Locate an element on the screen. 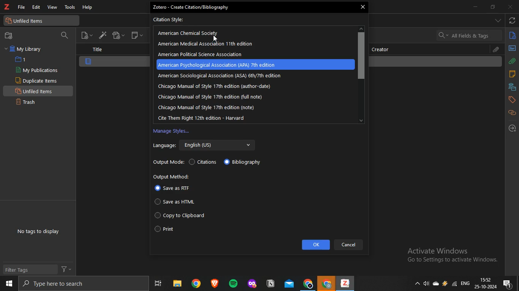  view is located at coordinates (52, 8).